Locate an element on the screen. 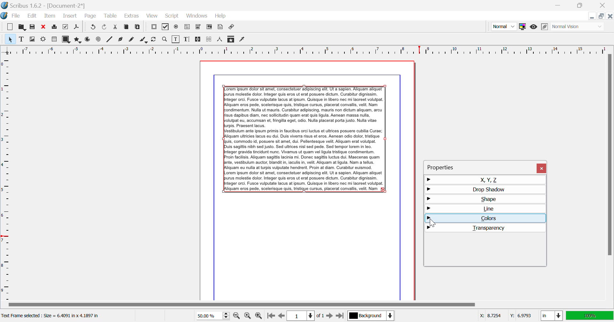  Undo is located at coordinates (105, 27).